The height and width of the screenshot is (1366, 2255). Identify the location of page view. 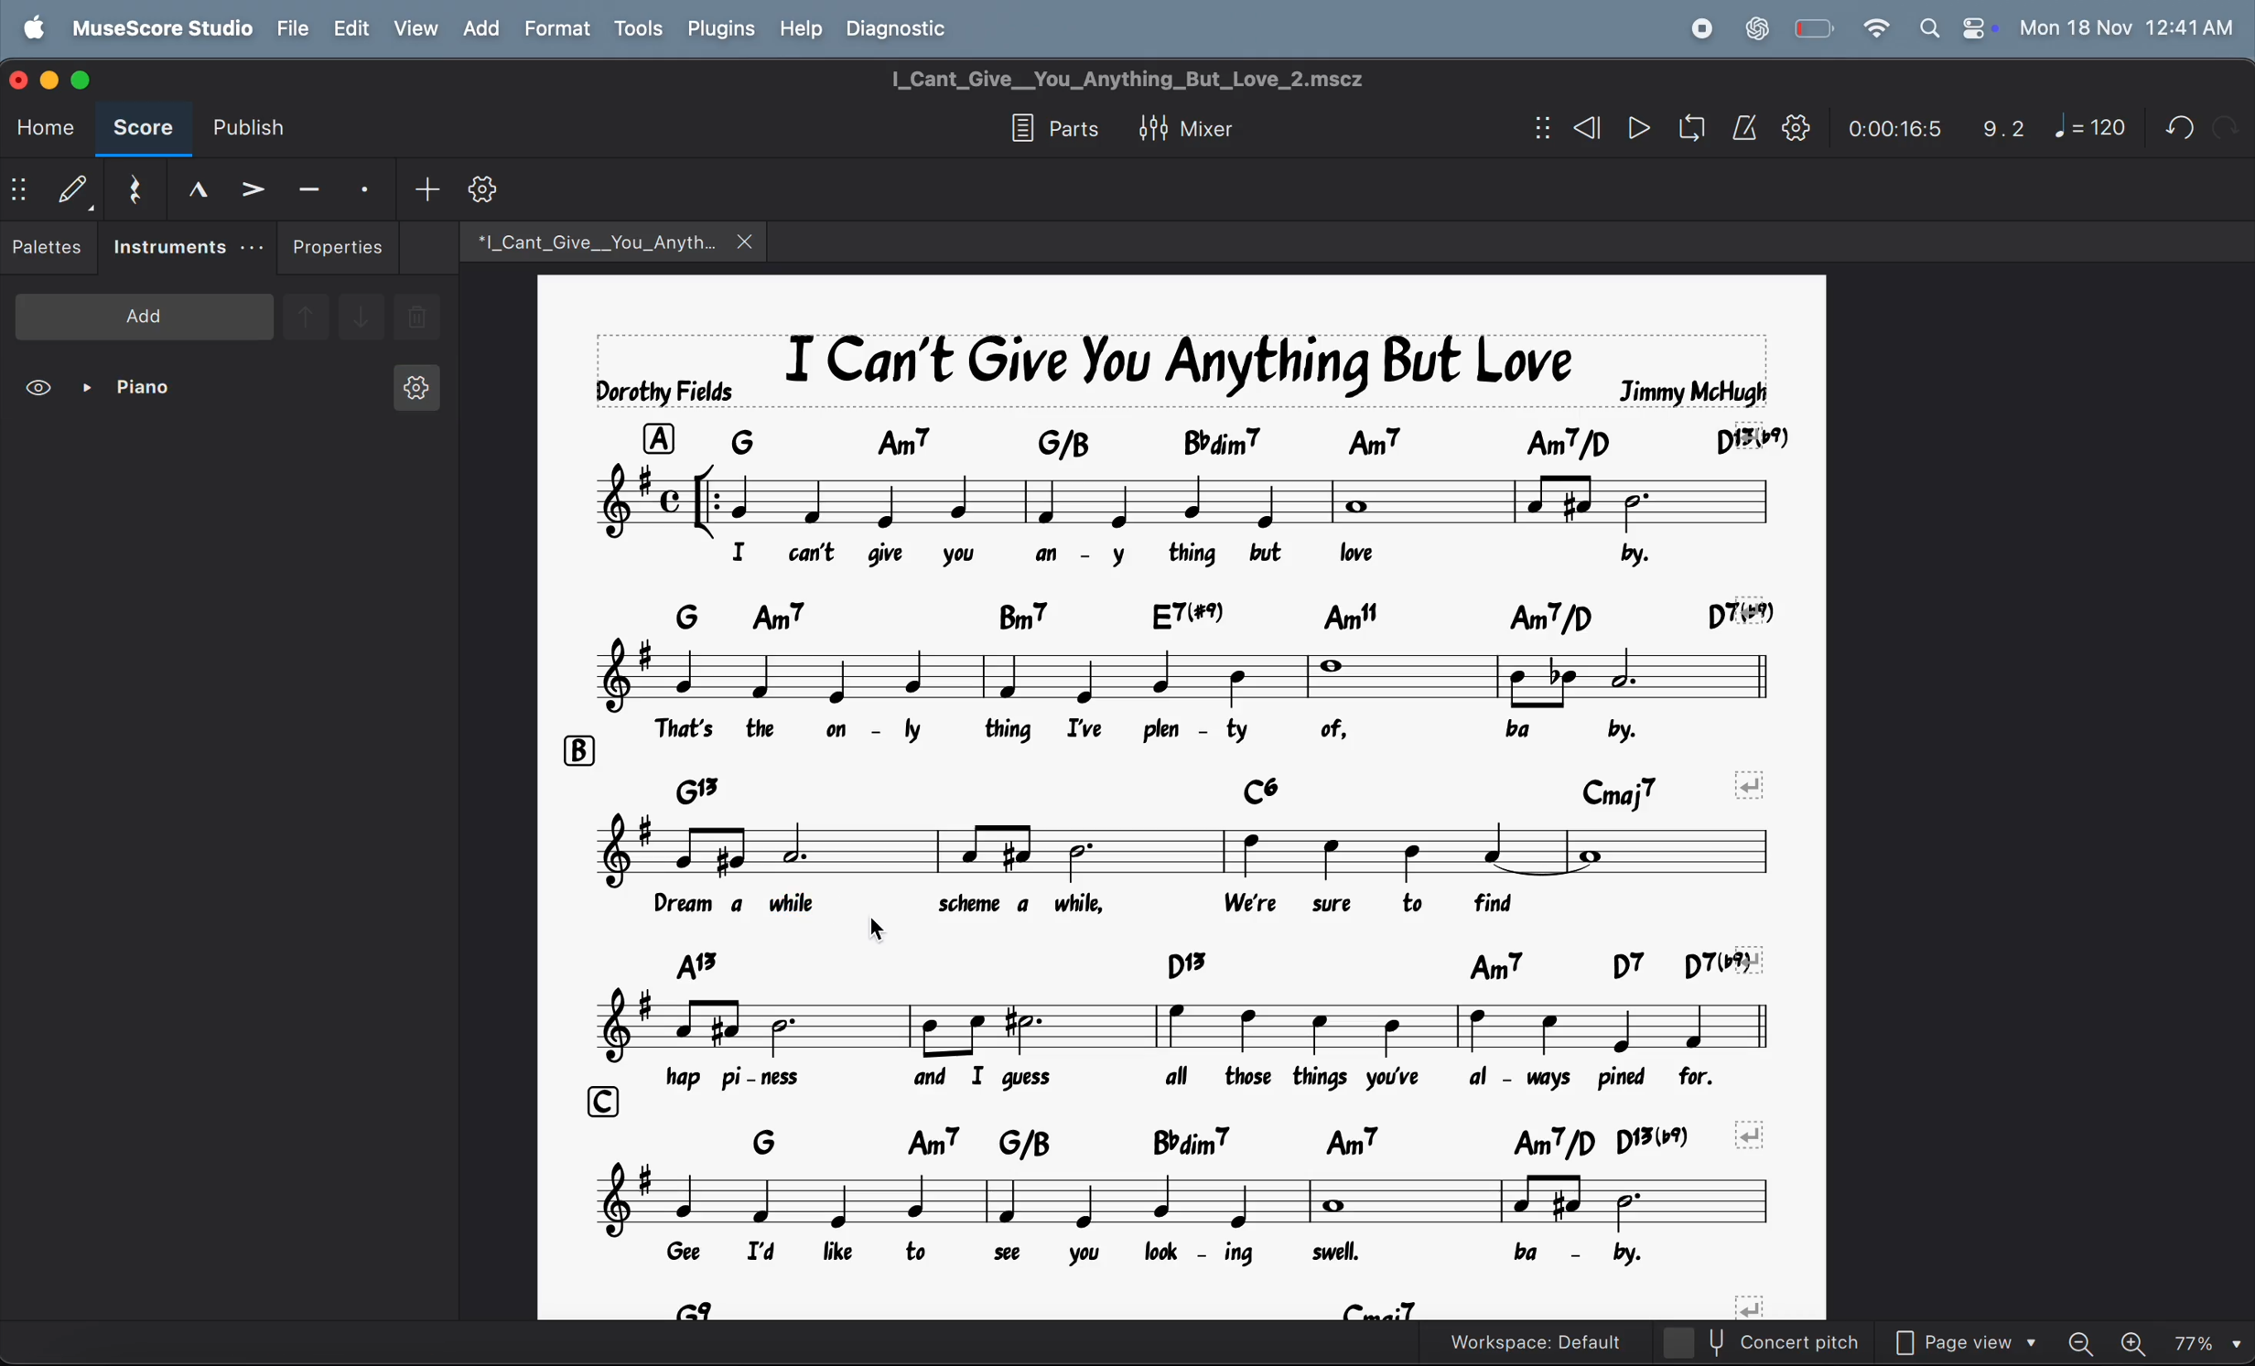
(1961, 1339).